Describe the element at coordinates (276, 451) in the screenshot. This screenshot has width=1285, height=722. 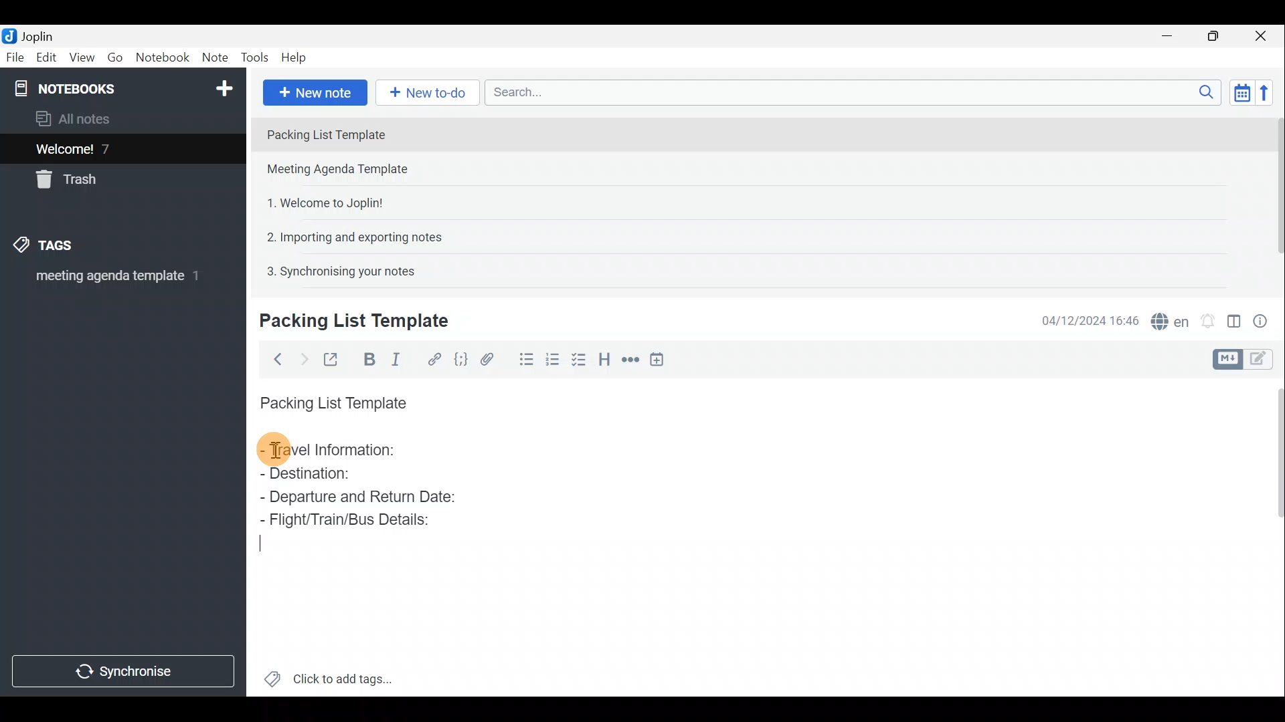
I see `cursor` at that location.